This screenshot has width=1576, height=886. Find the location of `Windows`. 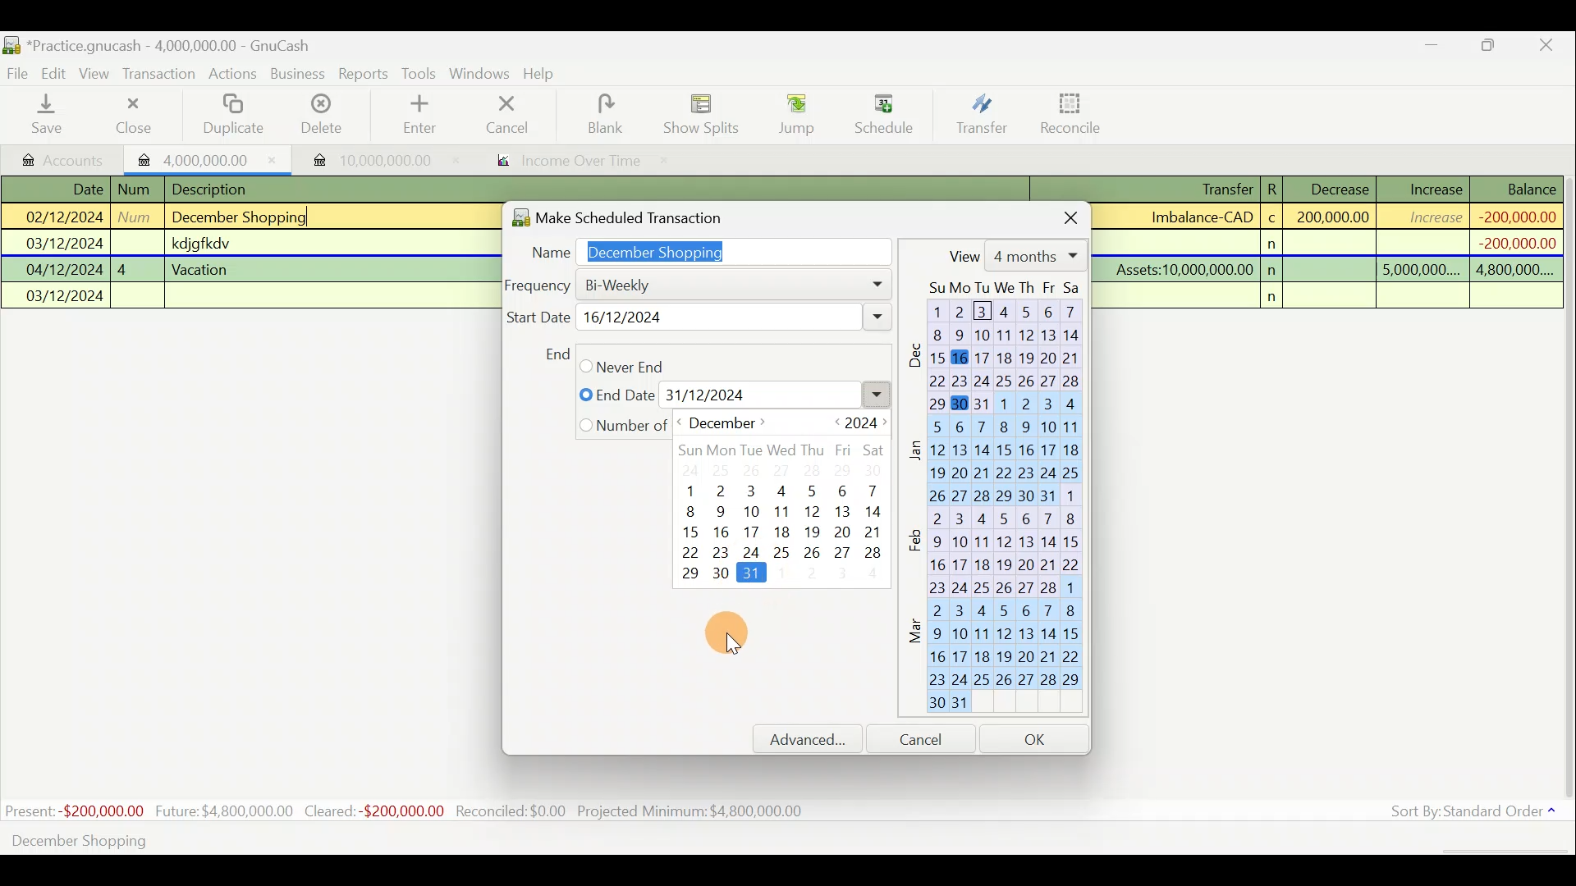

Windows is located at coordinates (482, 75).